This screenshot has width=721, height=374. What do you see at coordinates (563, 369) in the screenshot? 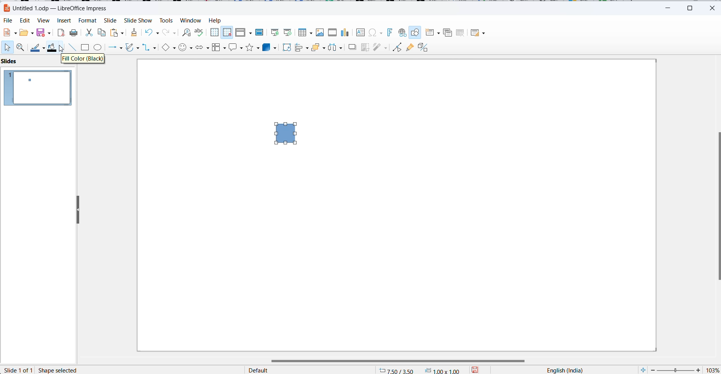
I see `text language` at bounding box center [563, 369].